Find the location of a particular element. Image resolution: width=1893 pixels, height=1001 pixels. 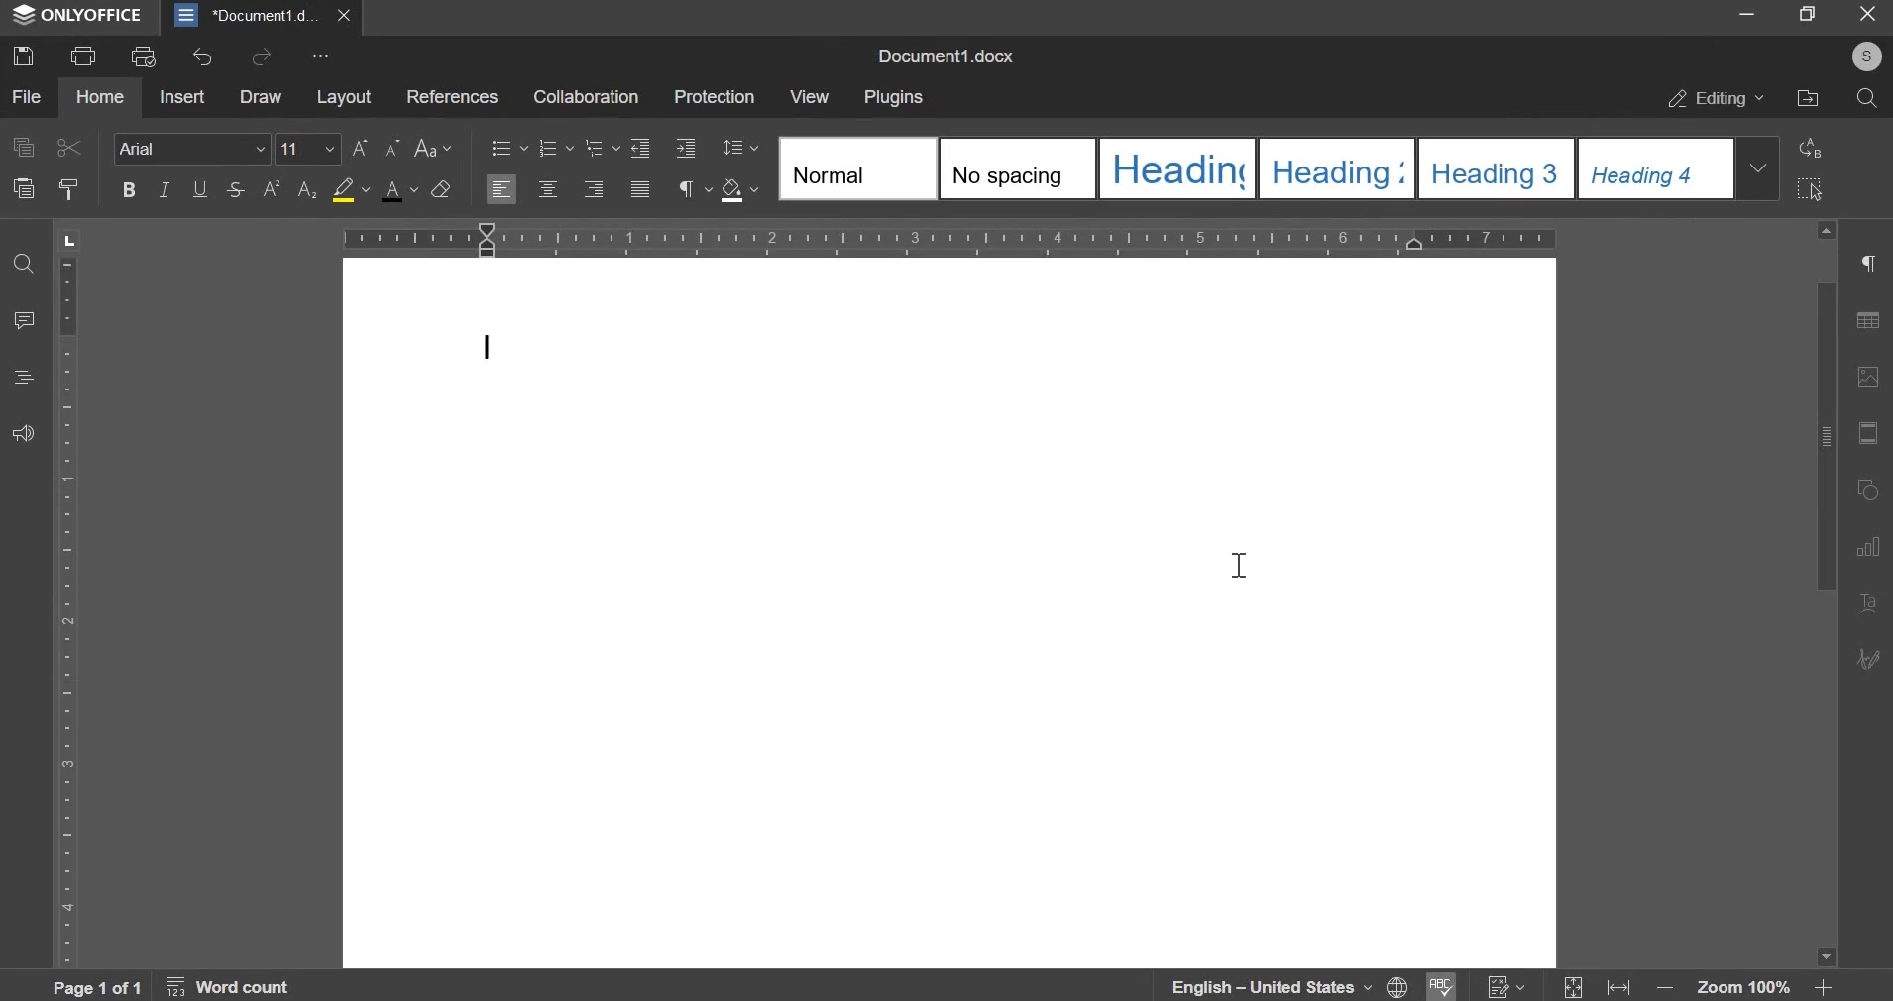

cut is located at coordinates (72, 149).